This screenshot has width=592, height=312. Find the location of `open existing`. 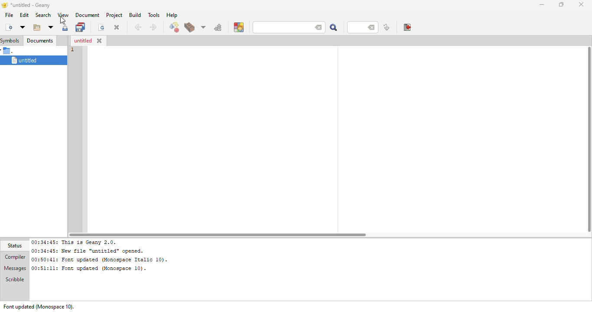

open existing is located at coordinates (36, 27).